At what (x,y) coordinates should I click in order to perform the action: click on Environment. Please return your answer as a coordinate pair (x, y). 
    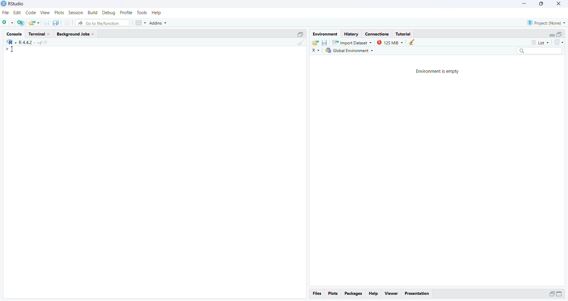
    Looking at the image, I should click on (324, 33).